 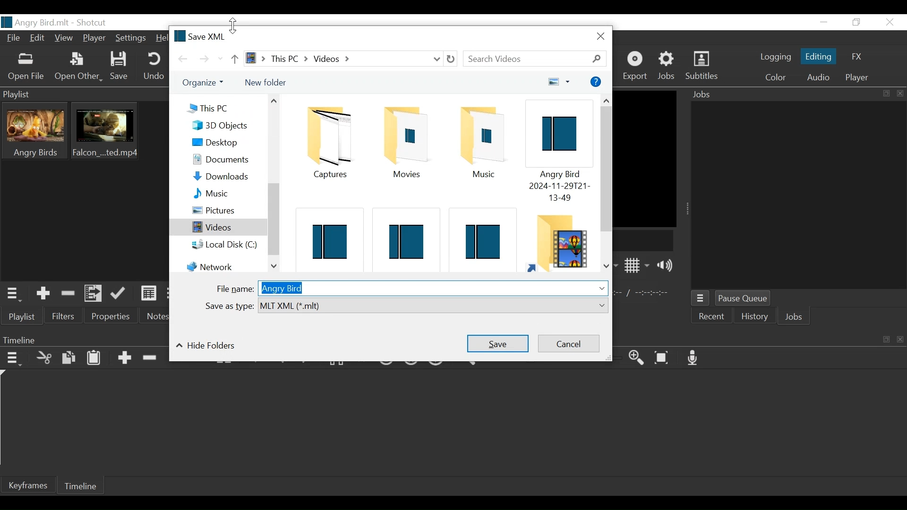 I want to click on History, so click(x=755, y=318).